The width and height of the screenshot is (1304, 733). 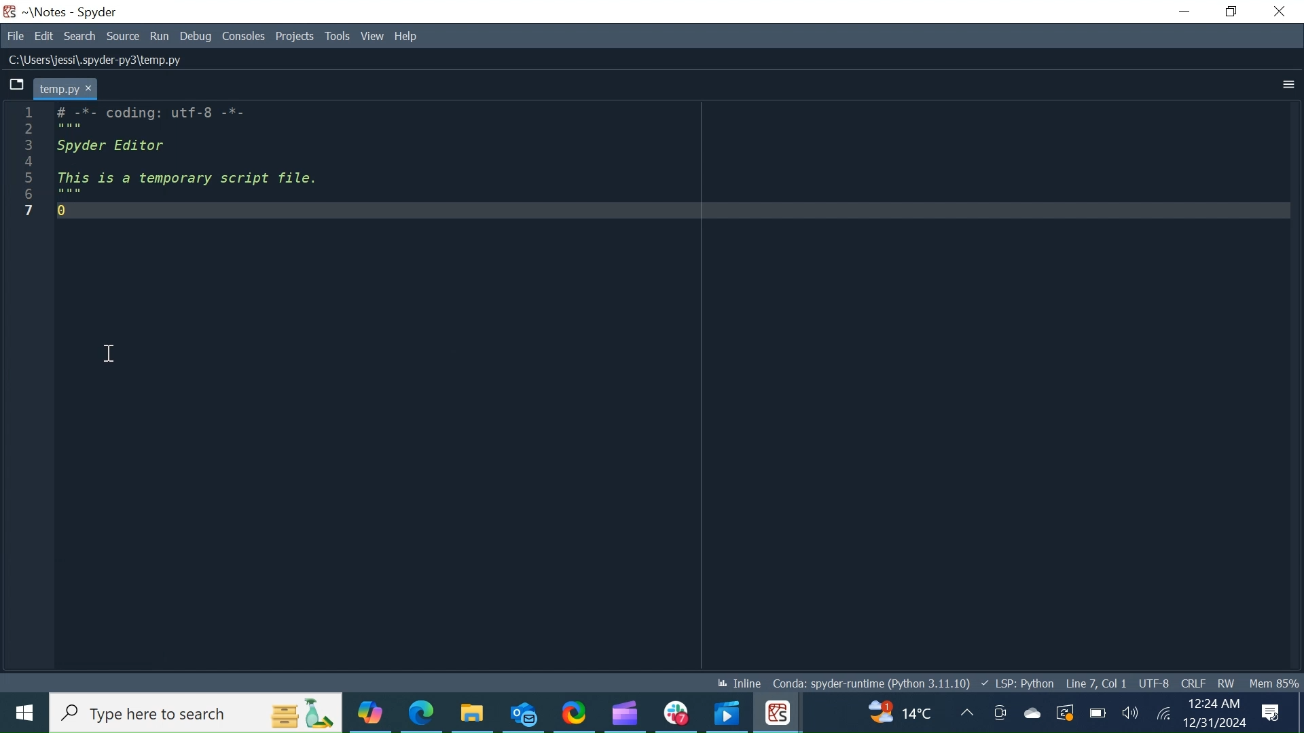 What do you see at coordinates (197, 713) in the screenshot?
I see `Type here search` at bounding box center [197, 713].